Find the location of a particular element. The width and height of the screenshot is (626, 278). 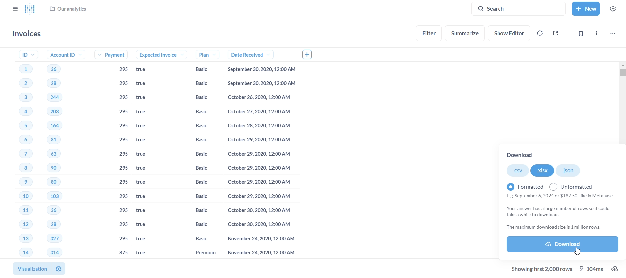

13 is located at coordinates (18, 239).